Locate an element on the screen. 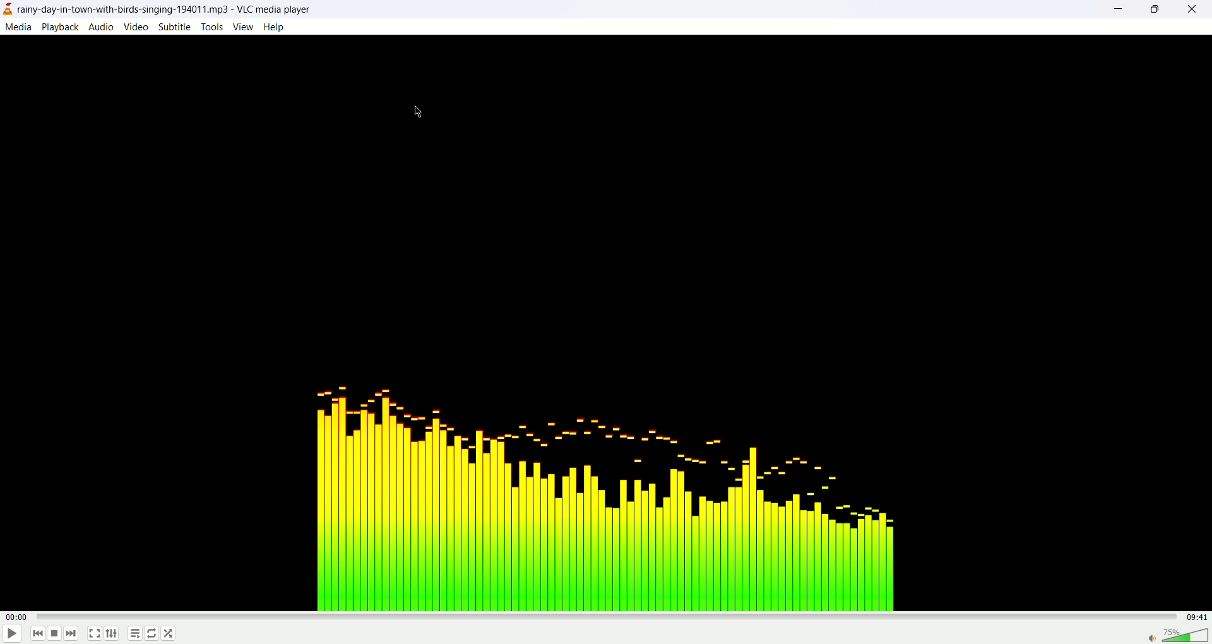 This screenshot has width=1212, height=644. full screen is located at coordinates (94, 635).